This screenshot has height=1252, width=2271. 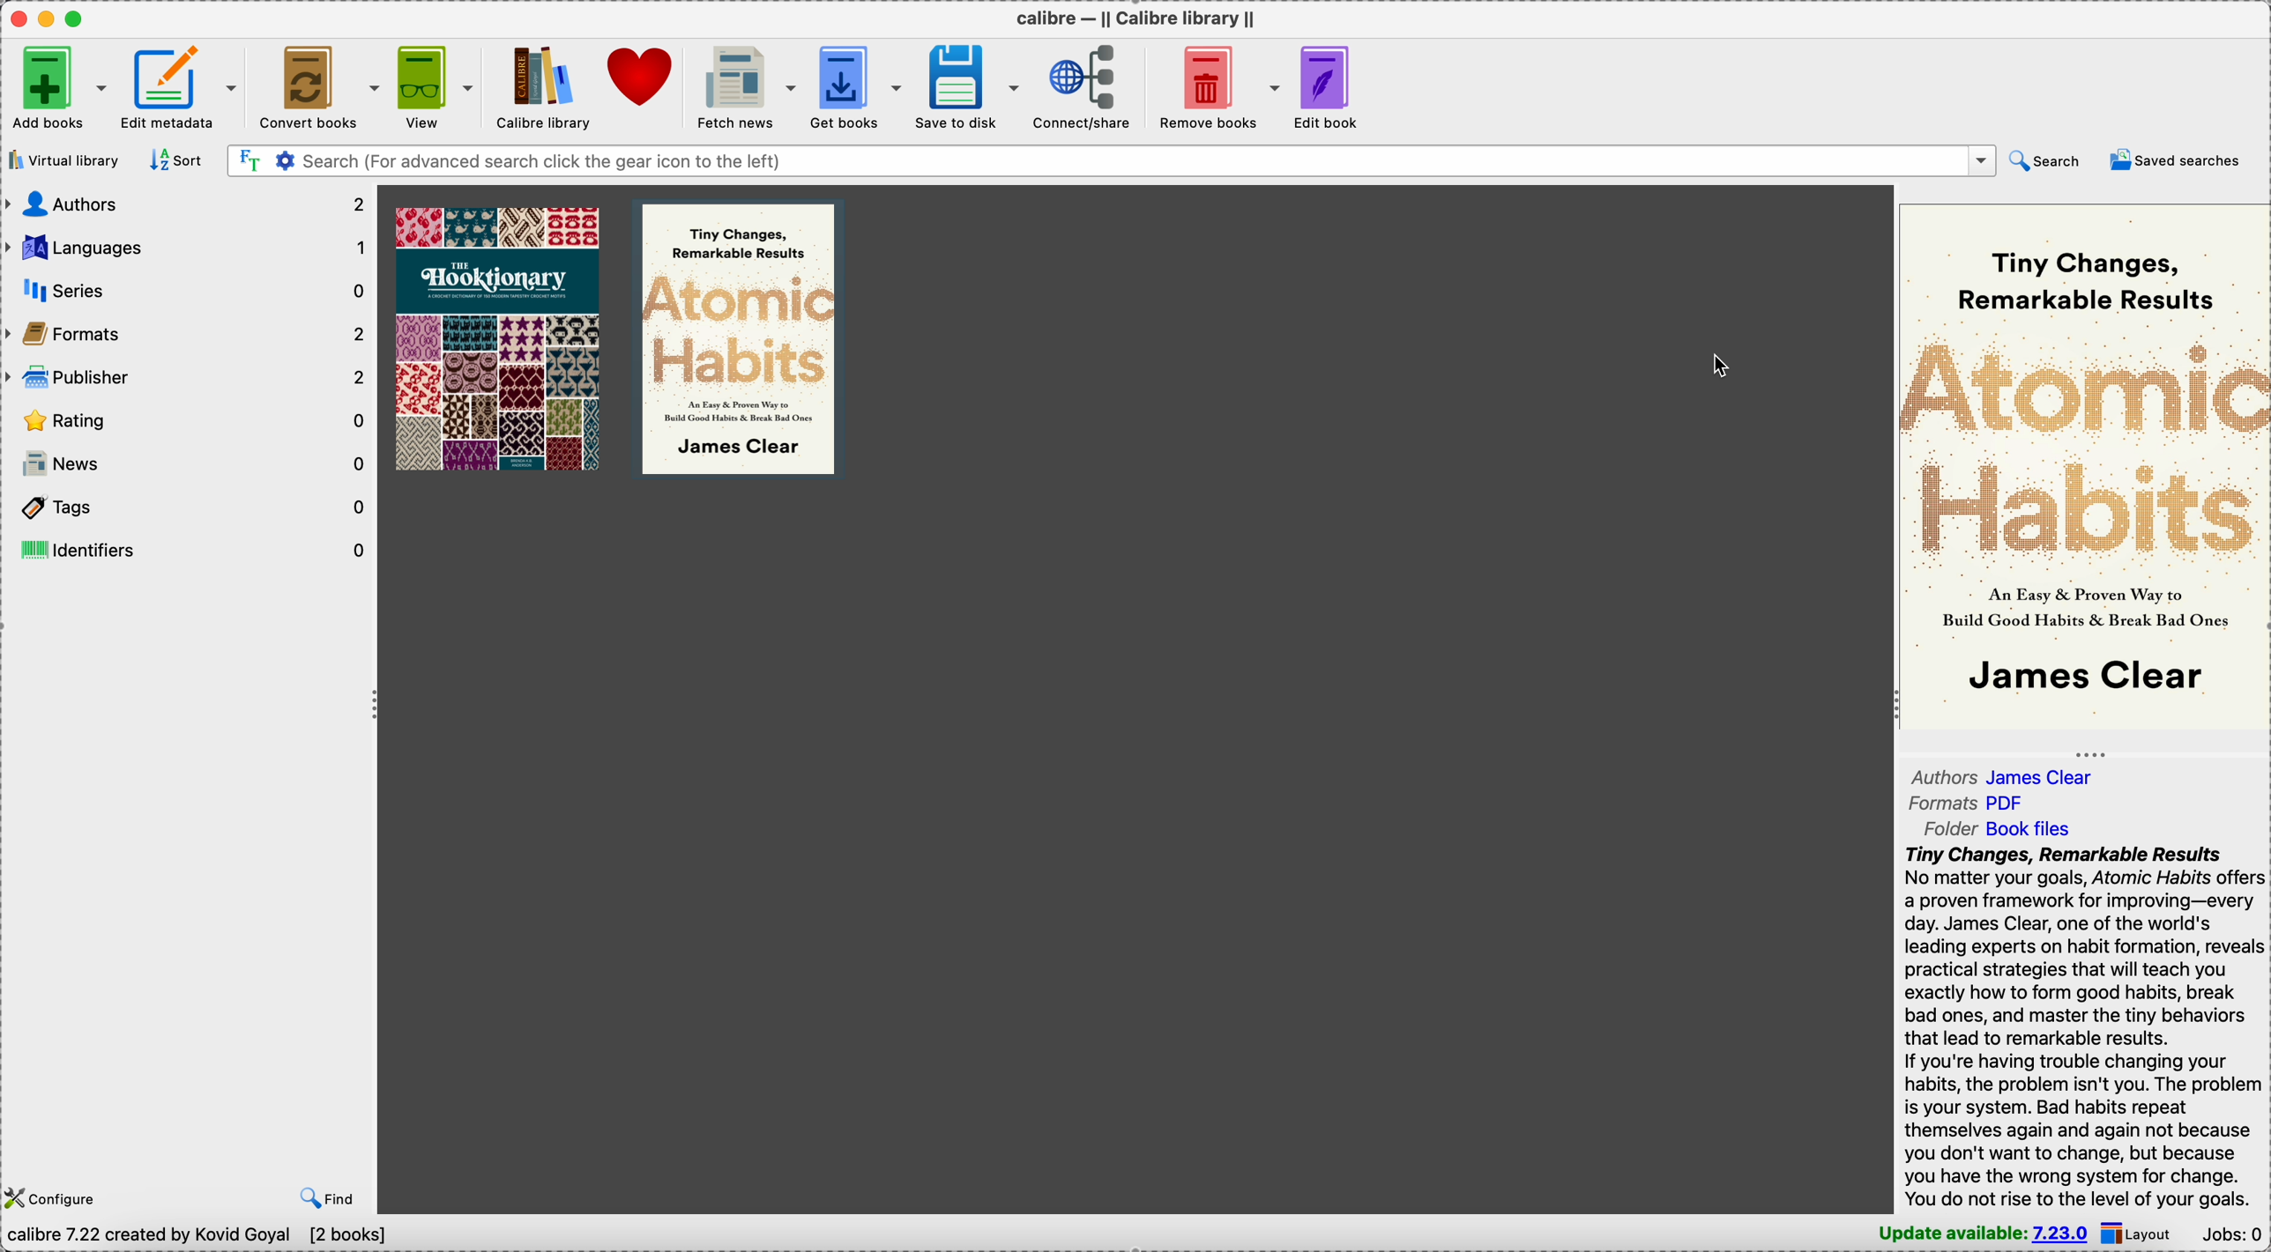 I want to click on view, so click(x=436, y=85).